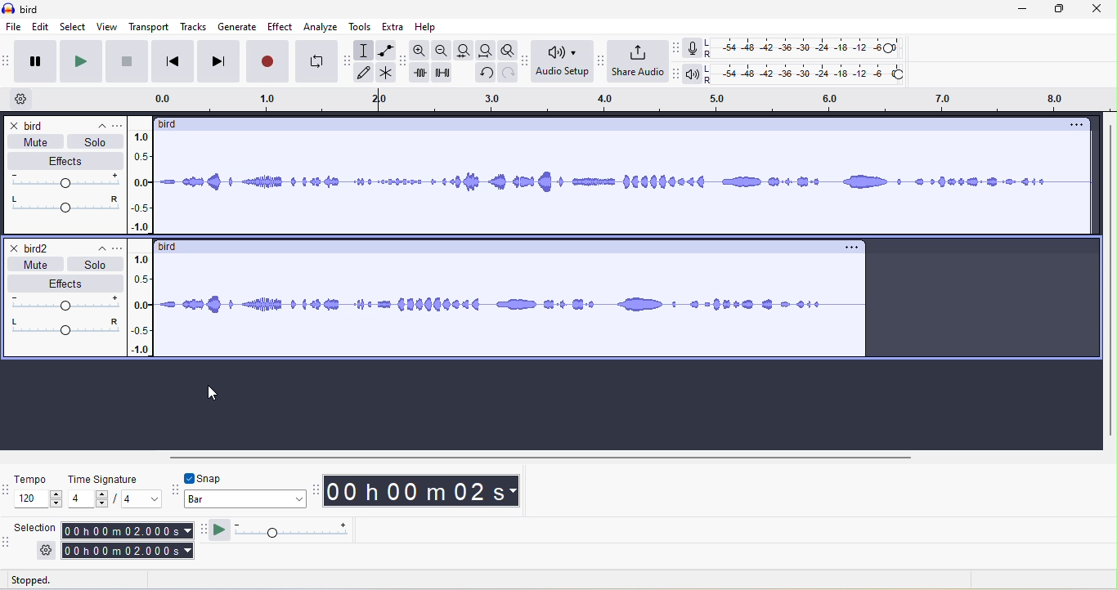 The image size is (1117, 590). What do you see at coordinates (92, 124) in the screenshot?
I see `collapse` at bounding box center [92, 124].